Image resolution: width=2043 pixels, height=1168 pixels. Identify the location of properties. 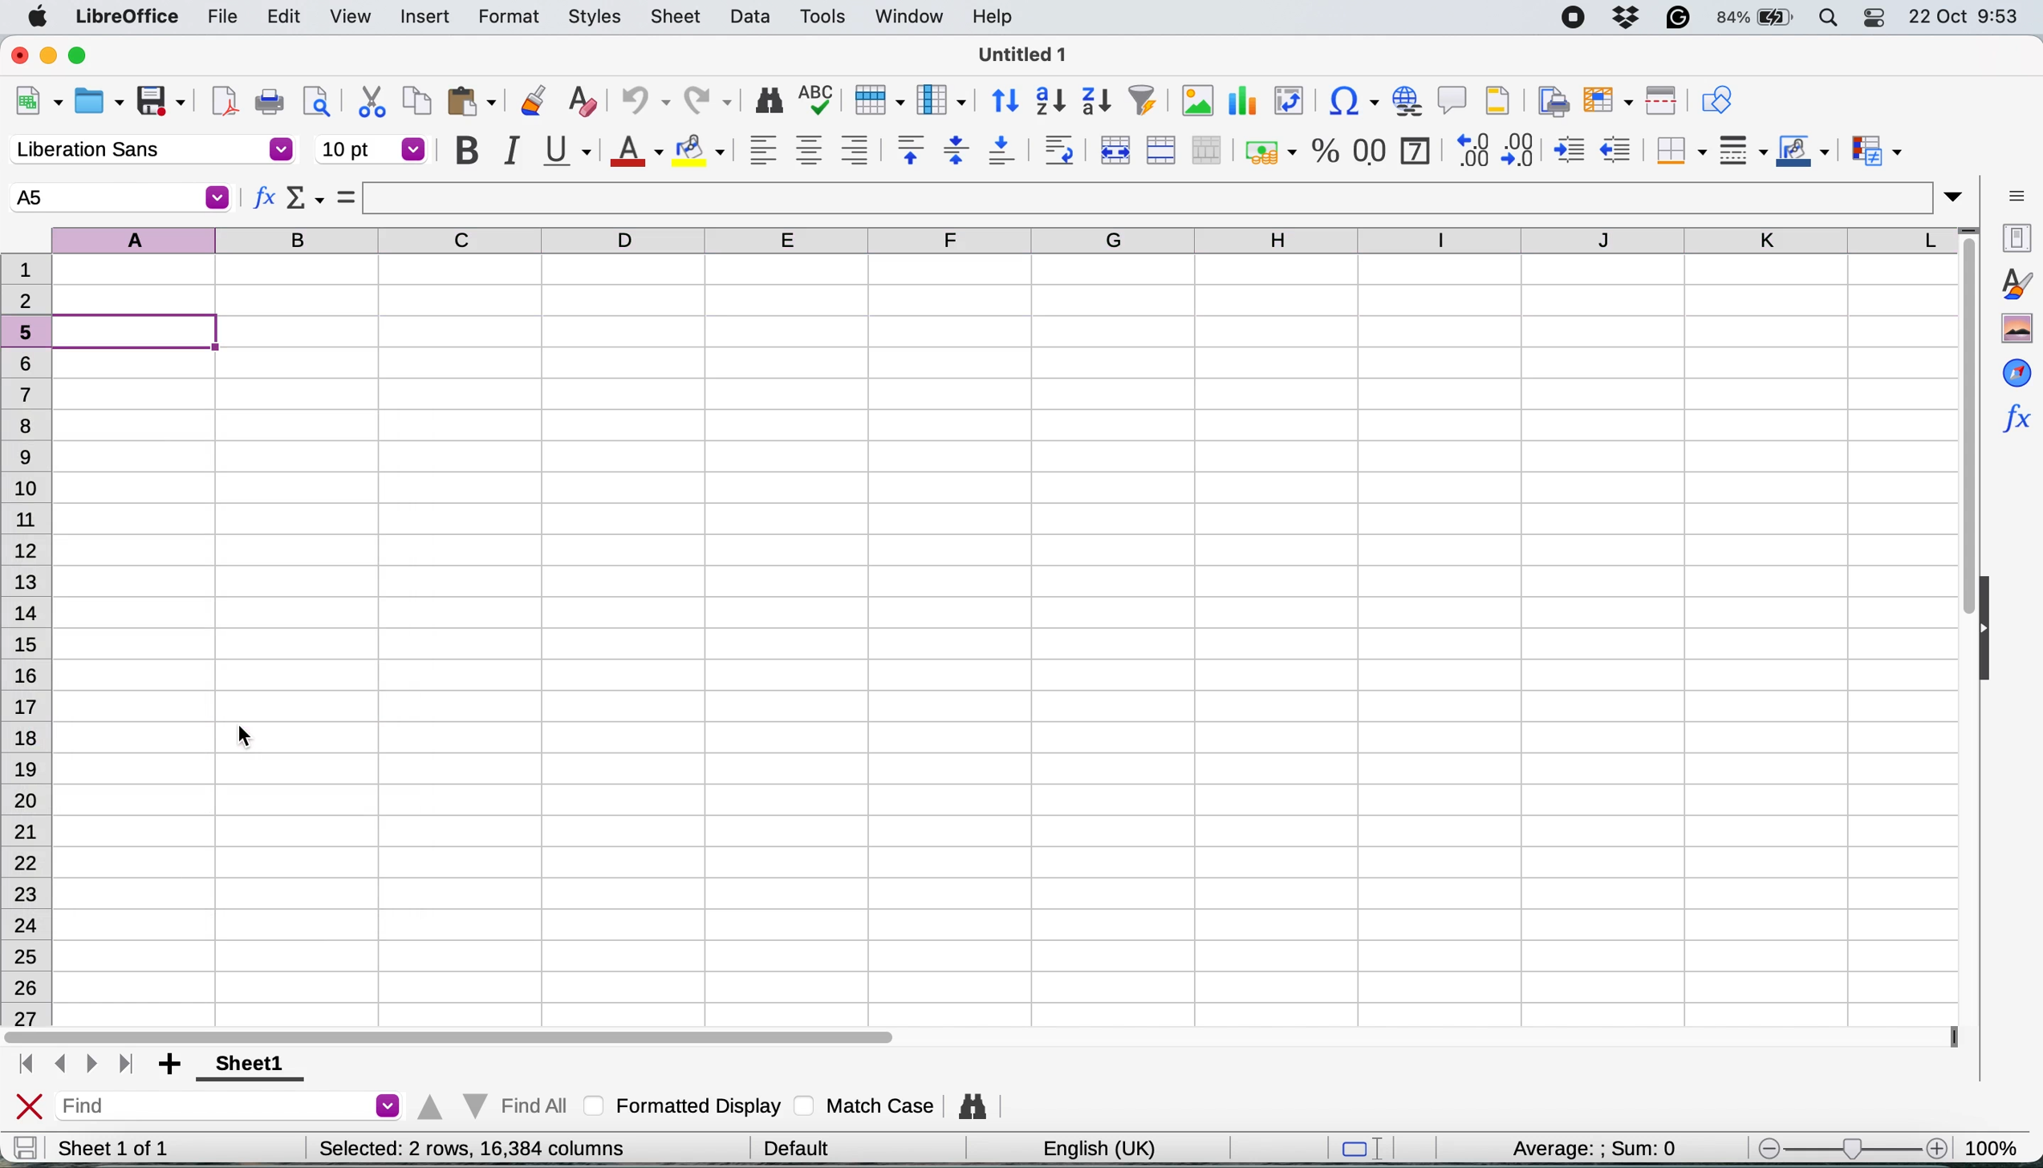
(2013, 236).